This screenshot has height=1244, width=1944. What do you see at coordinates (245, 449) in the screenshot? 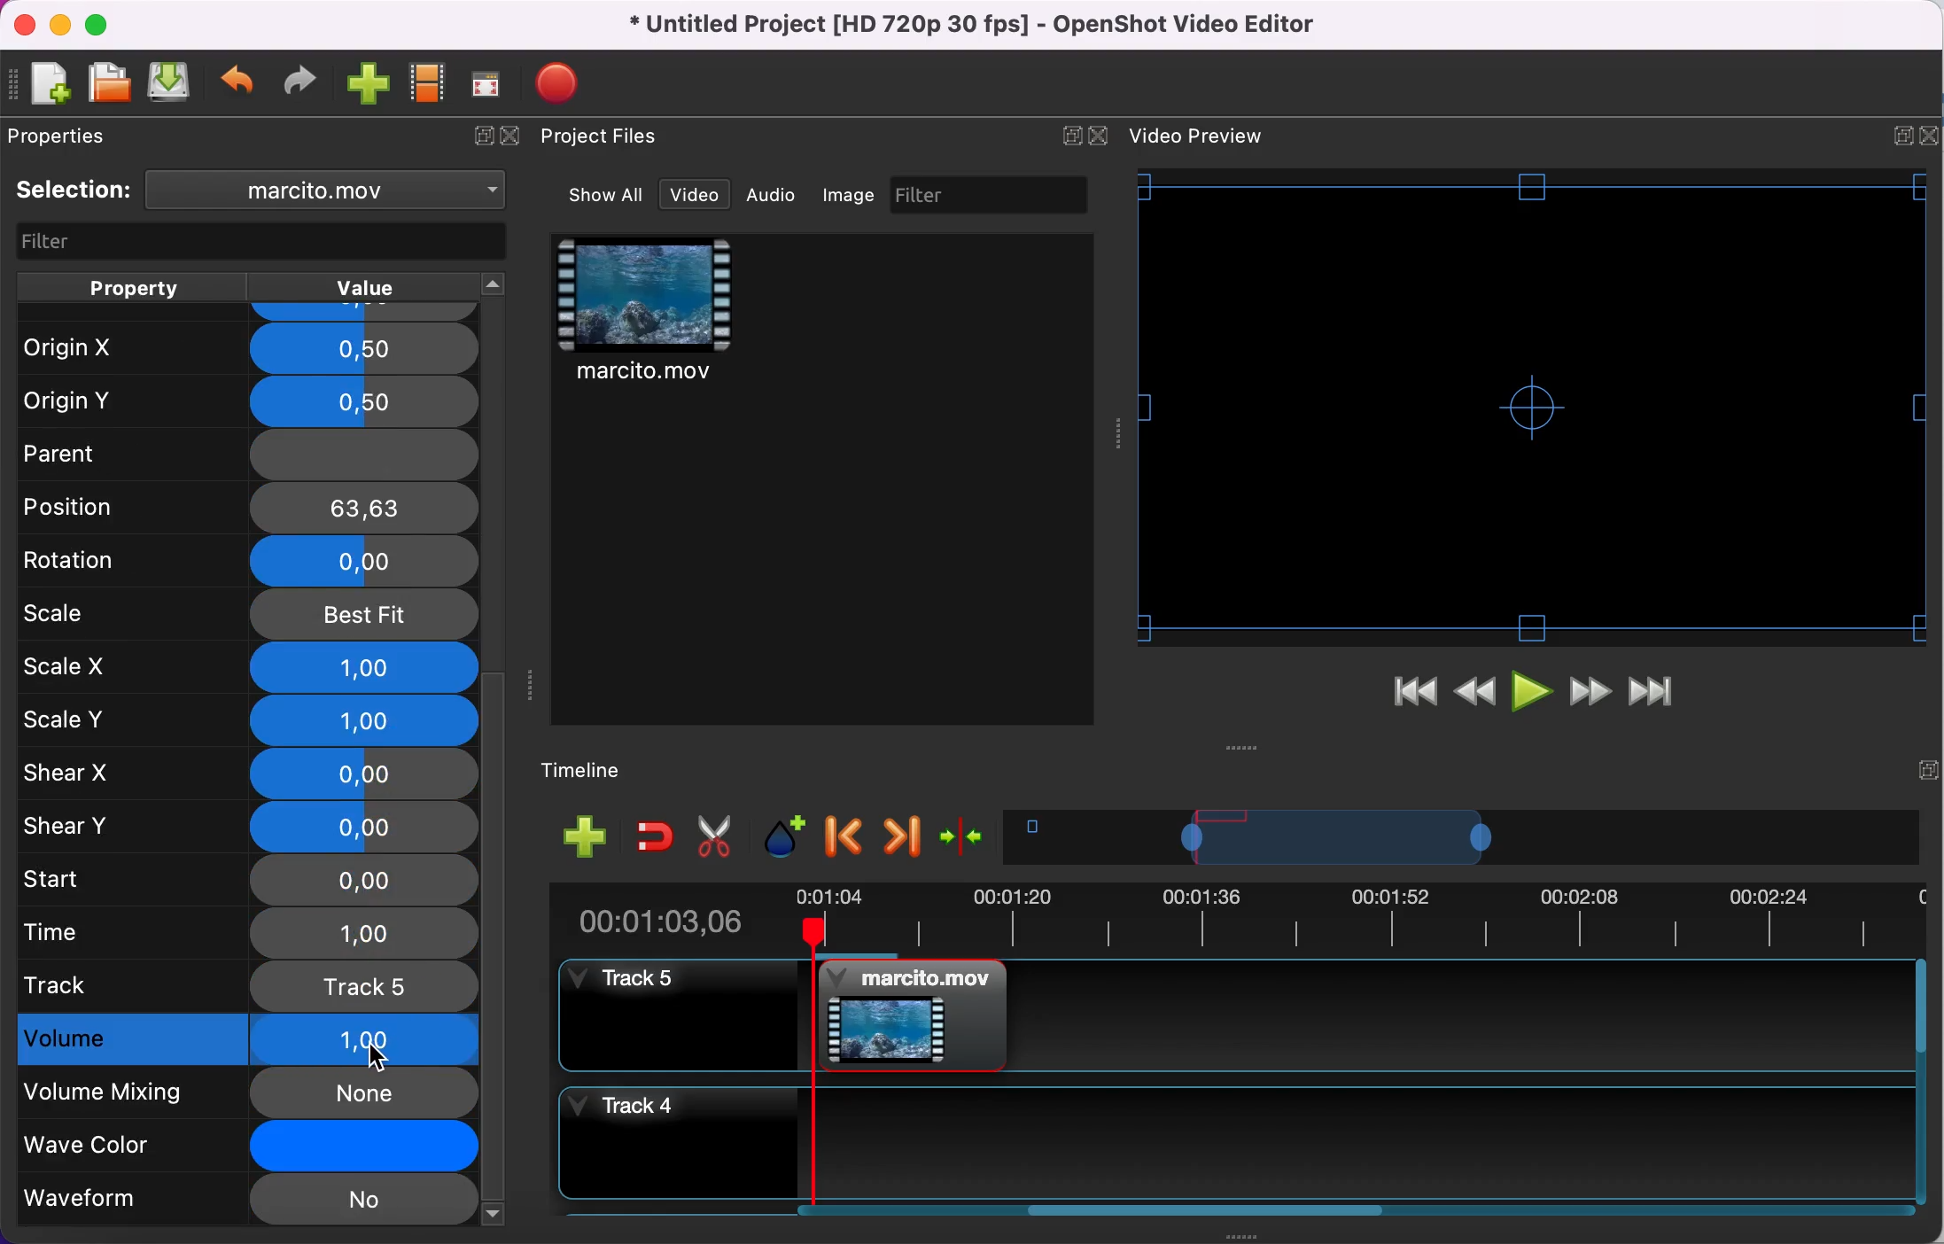
I see `Parent` at bounding box center [245, 449].